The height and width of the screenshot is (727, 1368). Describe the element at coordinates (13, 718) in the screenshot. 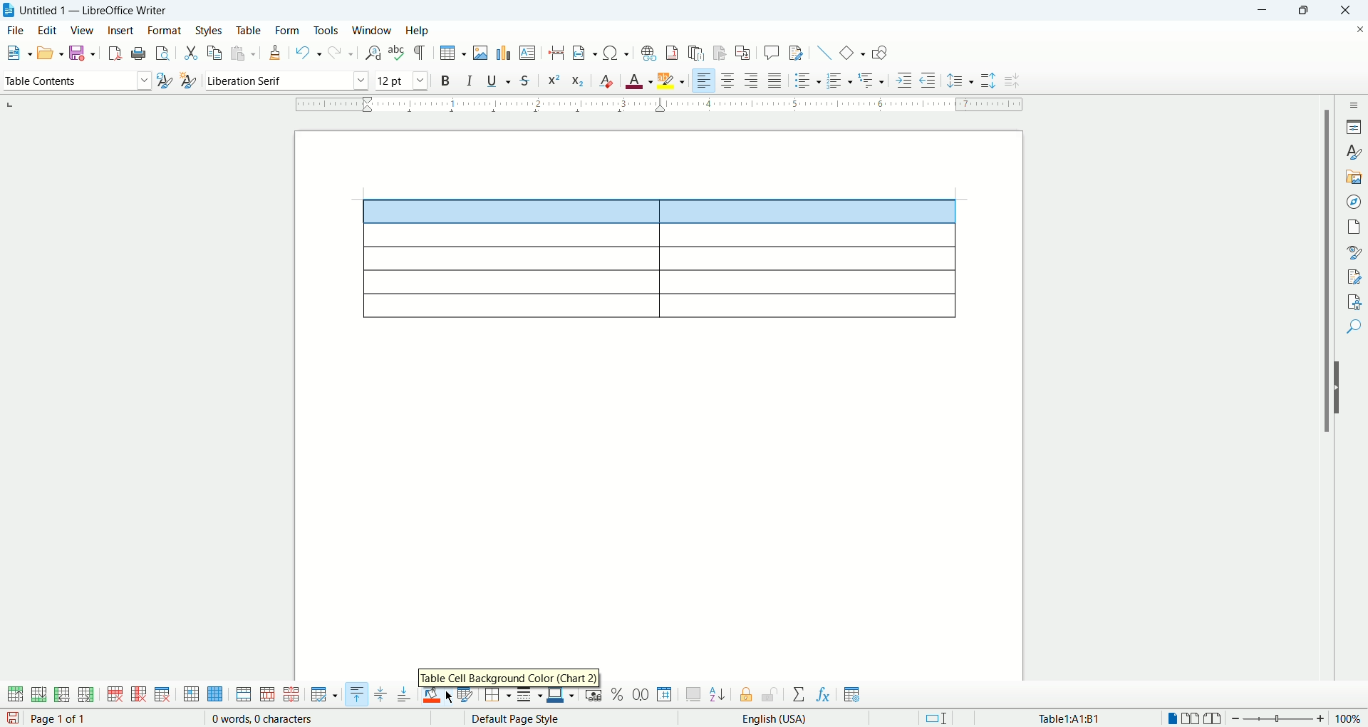

I see `save` at that location.